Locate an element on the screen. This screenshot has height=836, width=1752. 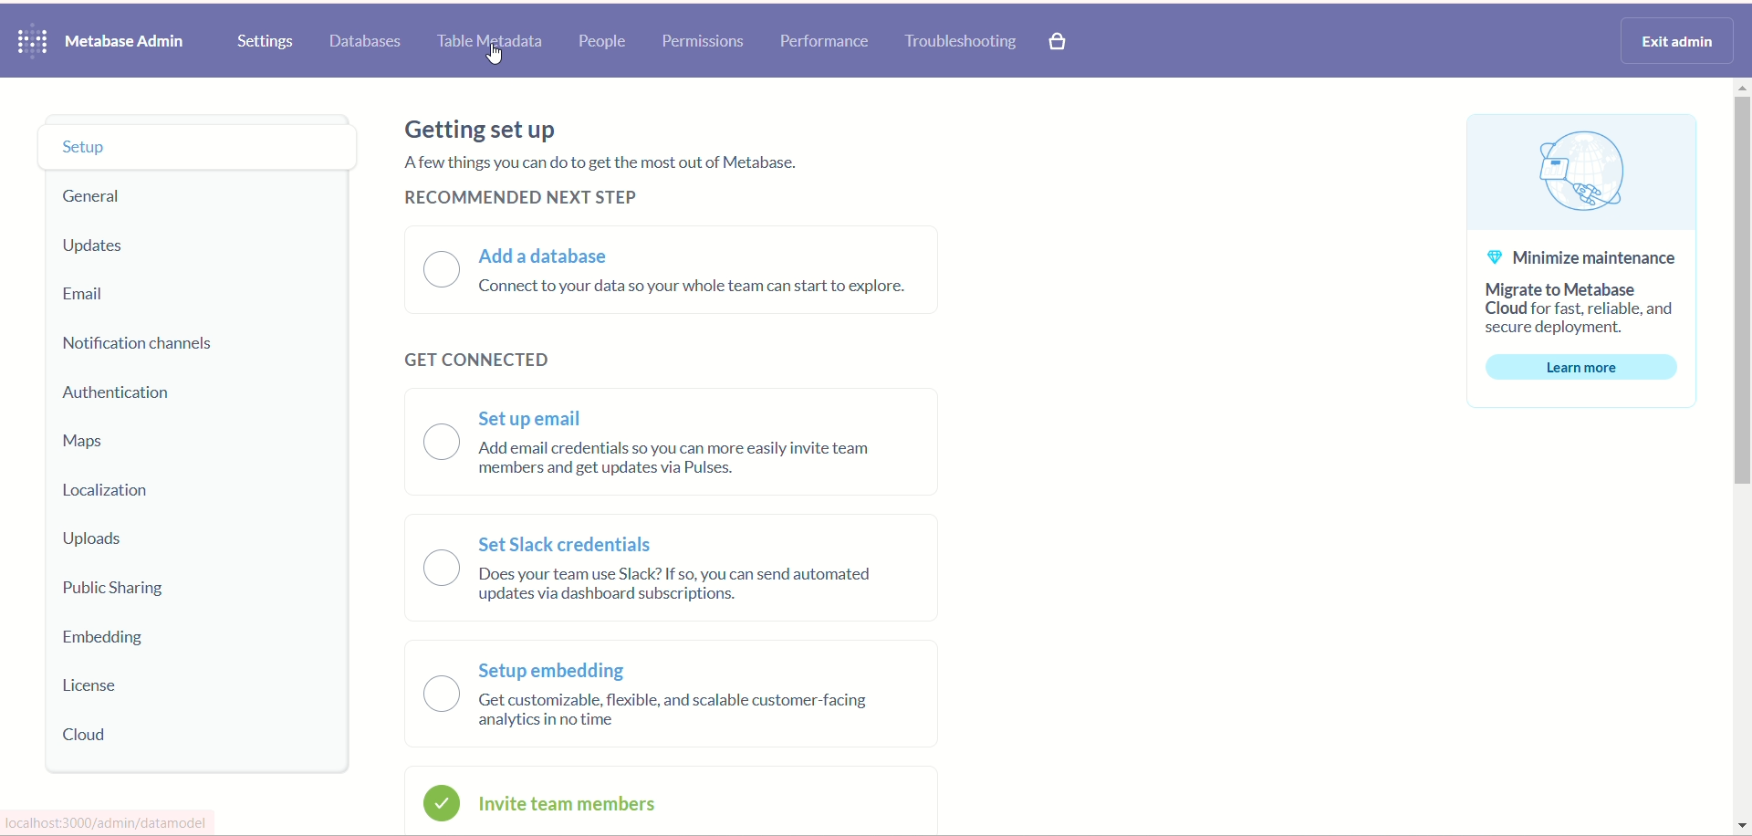
maps is located at coordinates (89, 440).